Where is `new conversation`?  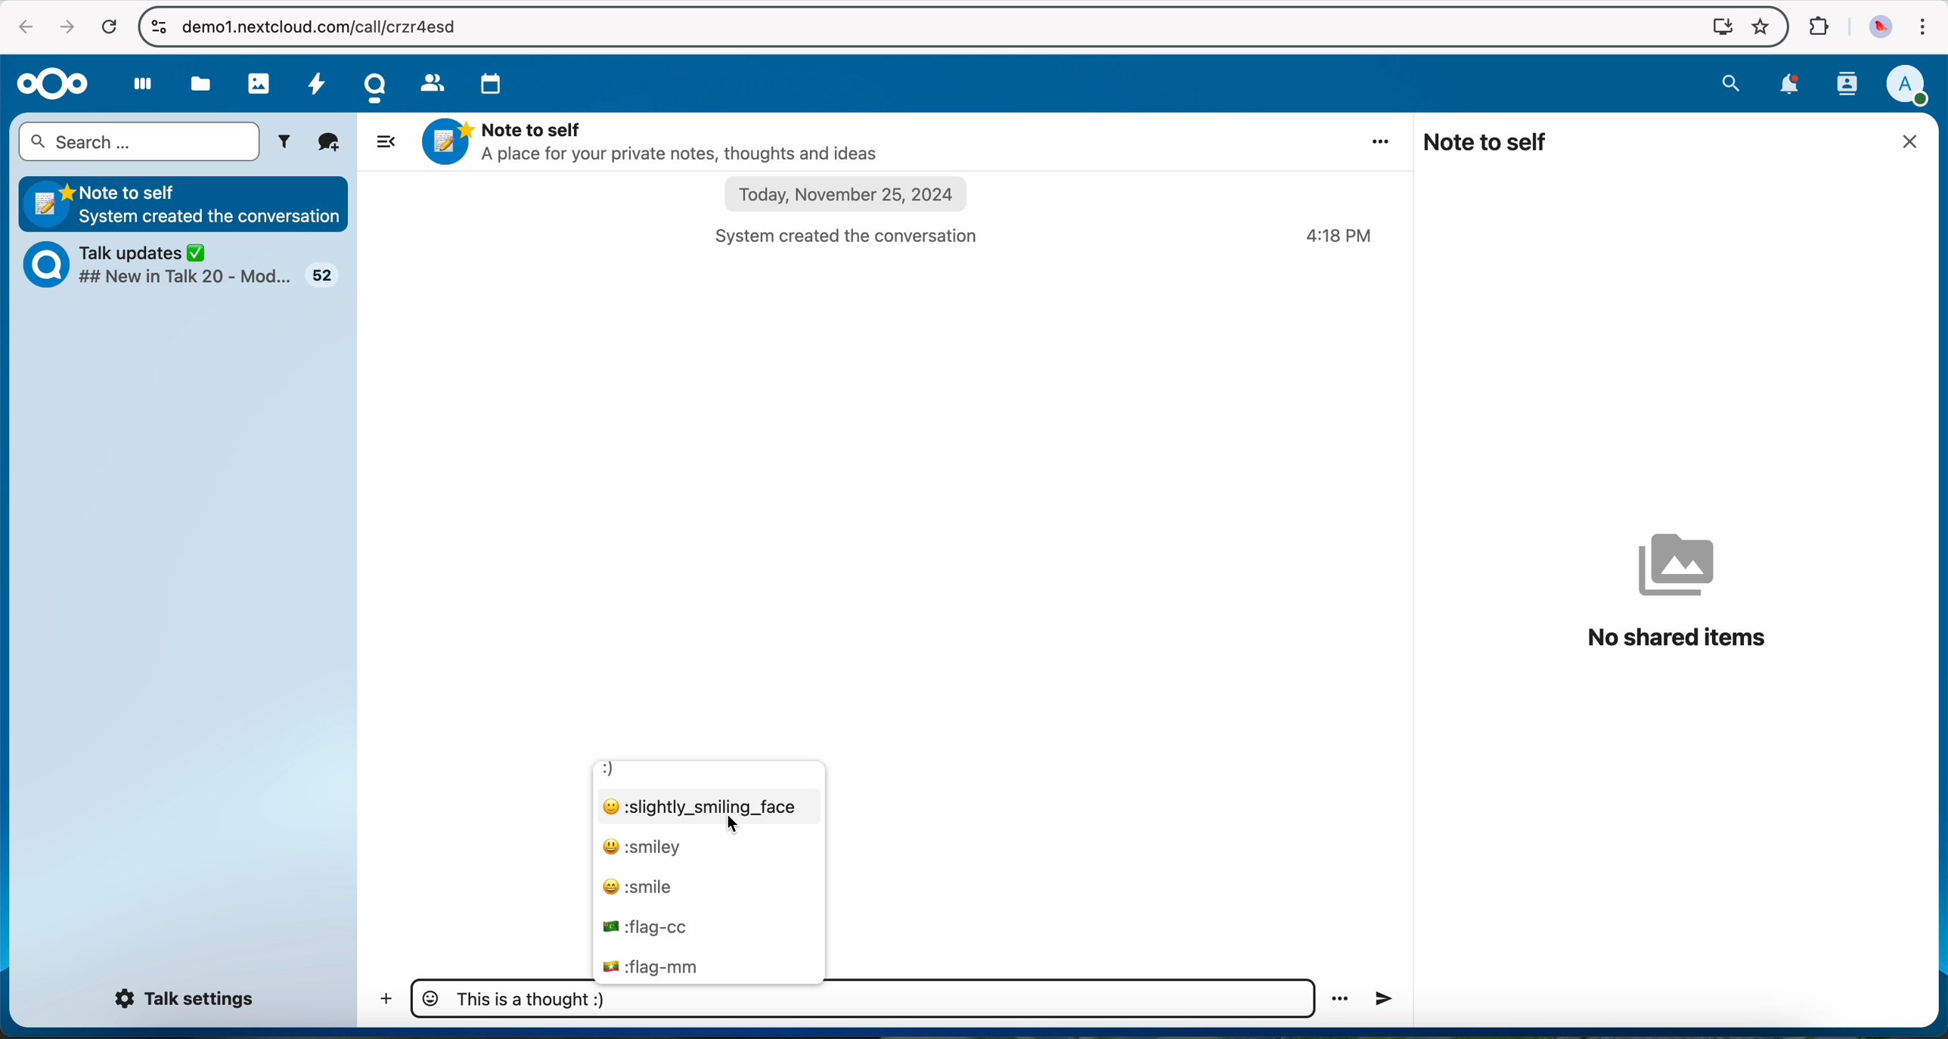 new conversation is located at coordinates (330, 143).